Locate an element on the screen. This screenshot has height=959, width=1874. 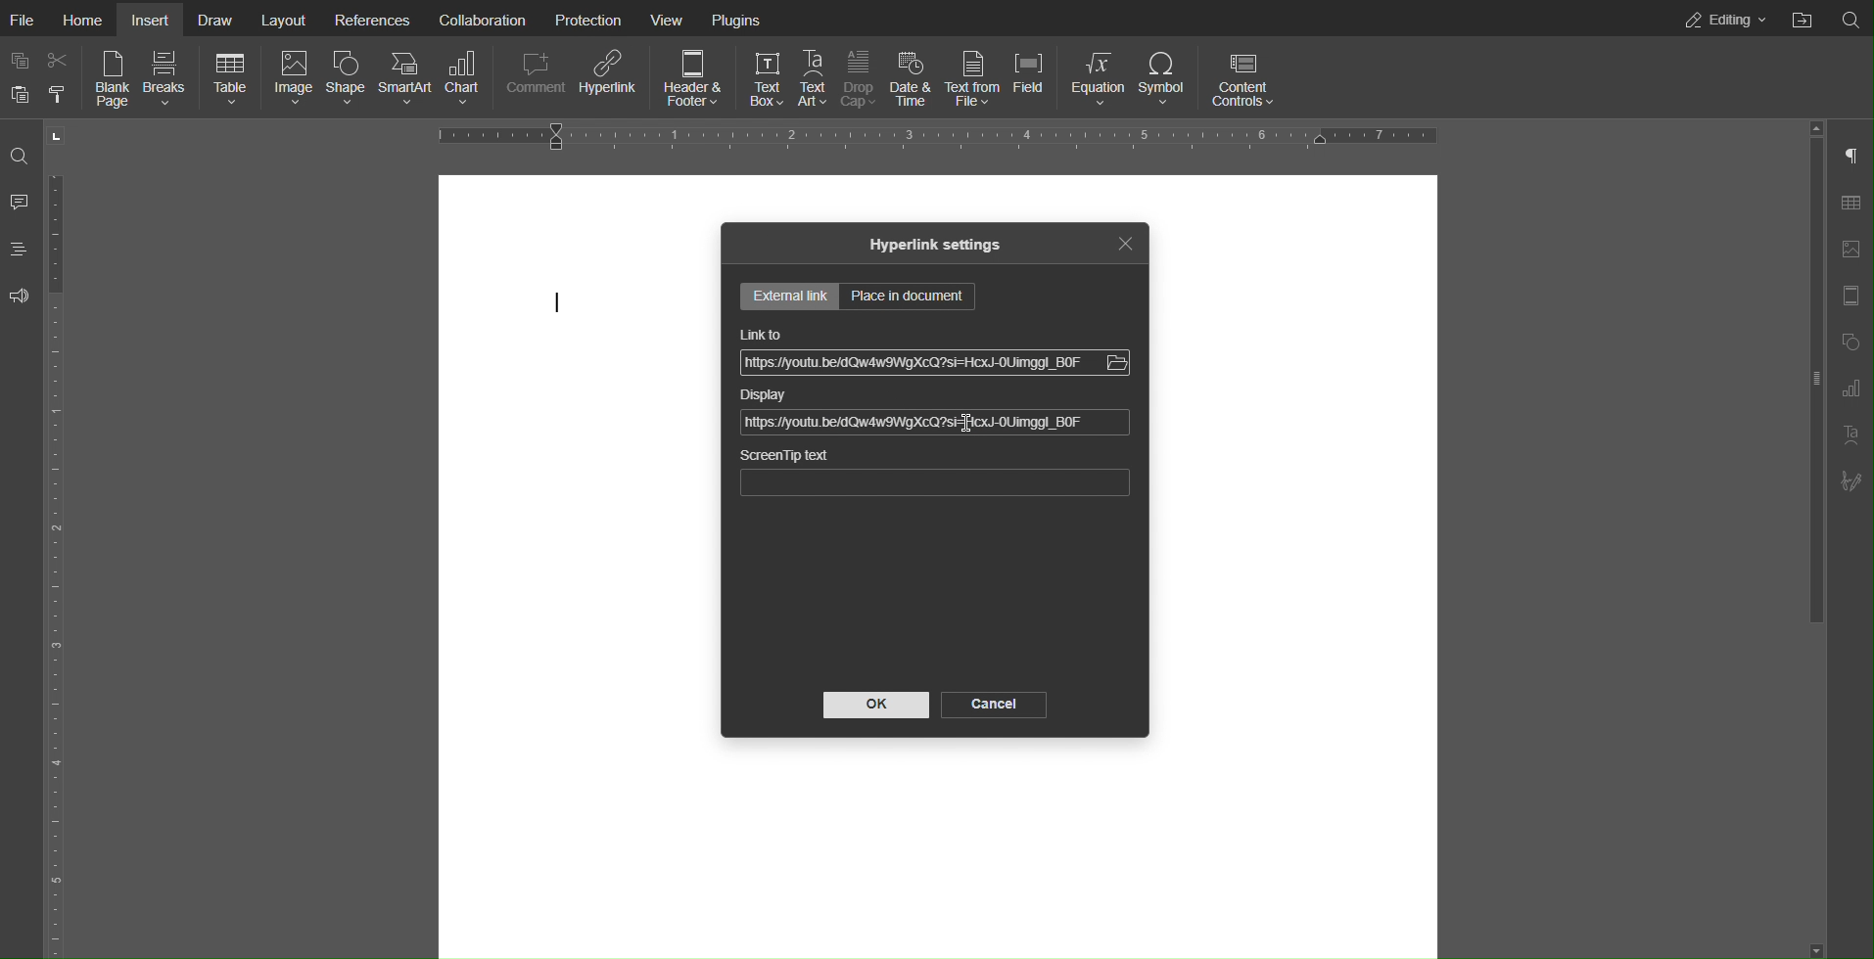
ScreenTip text is located at coordinates (784, 456).